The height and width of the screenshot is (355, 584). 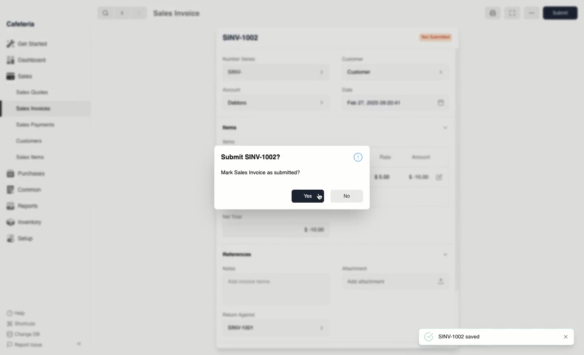 I want to click on ‘Common, so click(x=24, y=189).